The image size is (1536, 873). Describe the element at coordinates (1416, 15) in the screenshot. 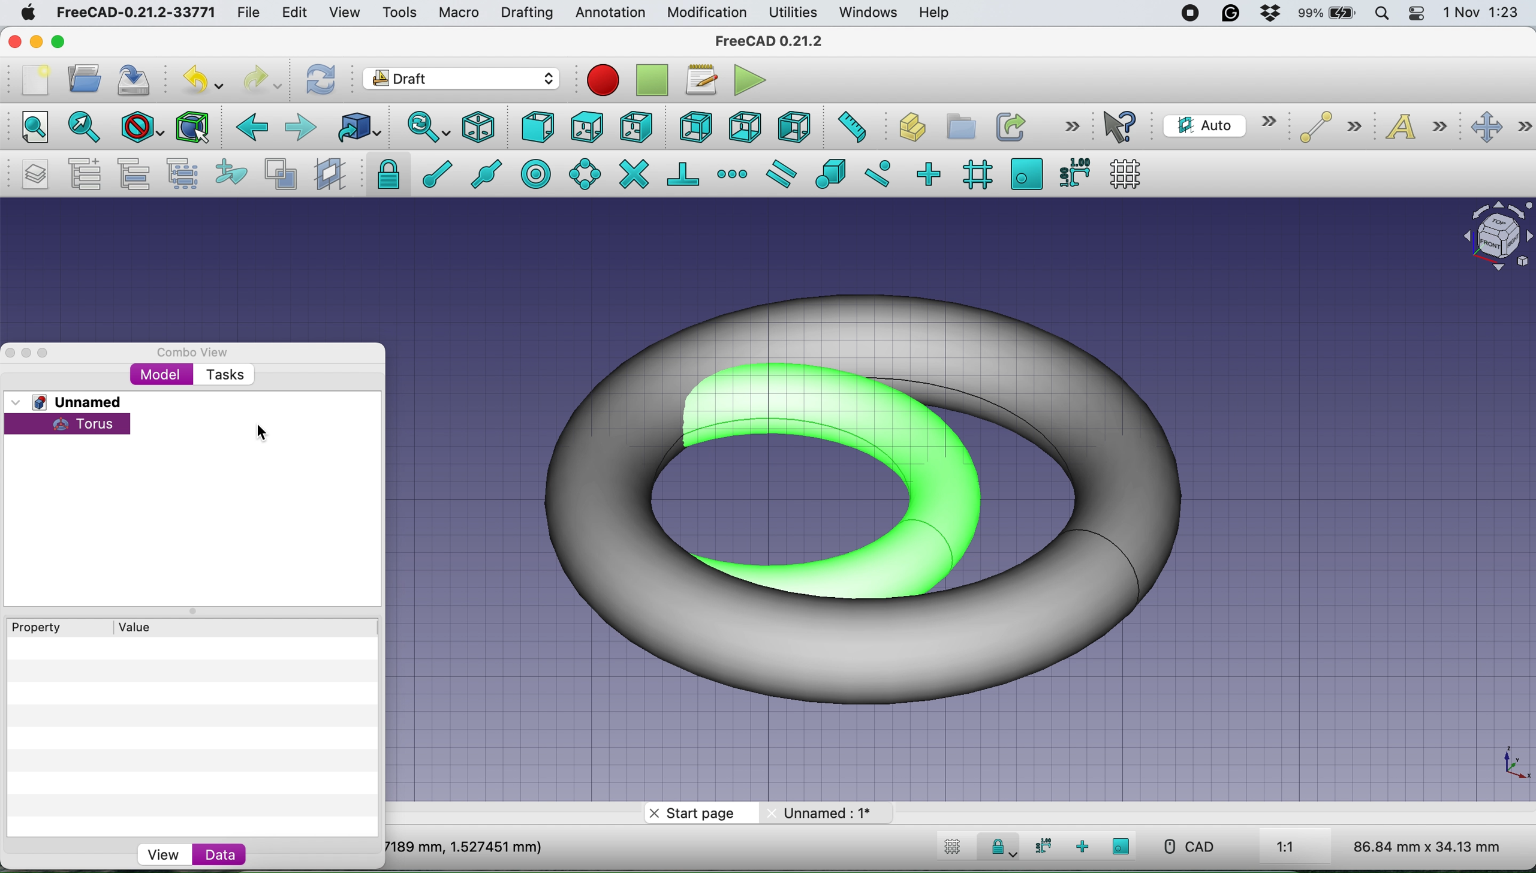

I see `control center` at that location.